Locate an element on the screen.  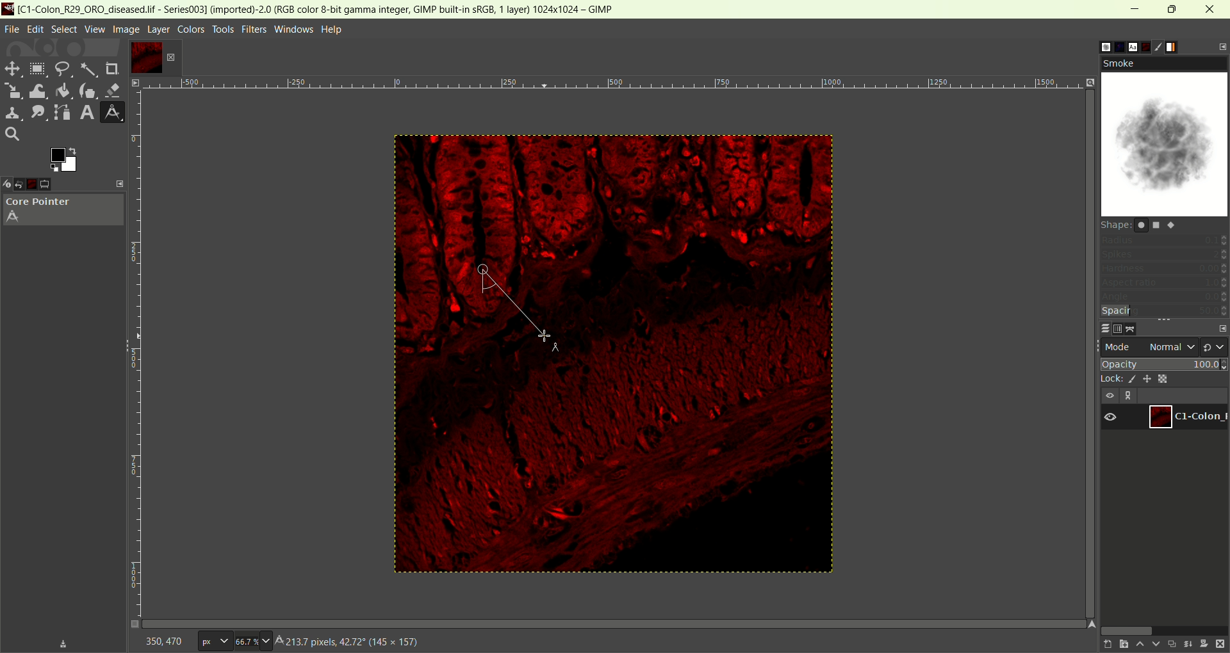
measure tool is located at coordinates (112, 112).